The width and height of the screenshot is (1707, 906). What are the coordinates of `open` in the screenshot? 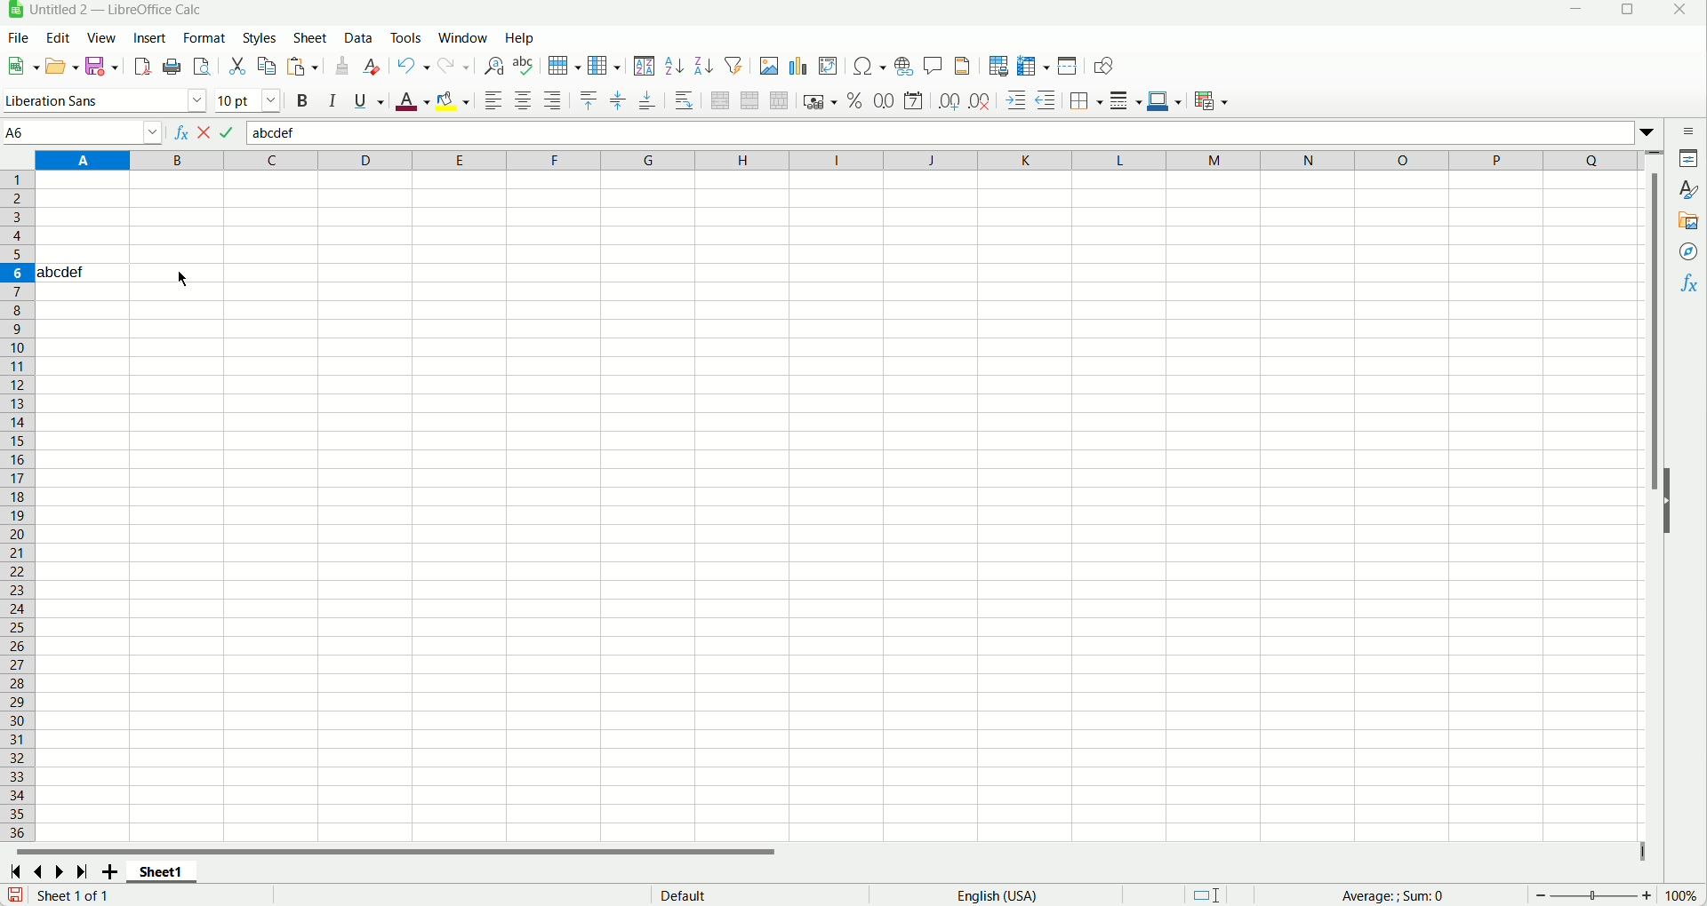 It's located at (22, 66).